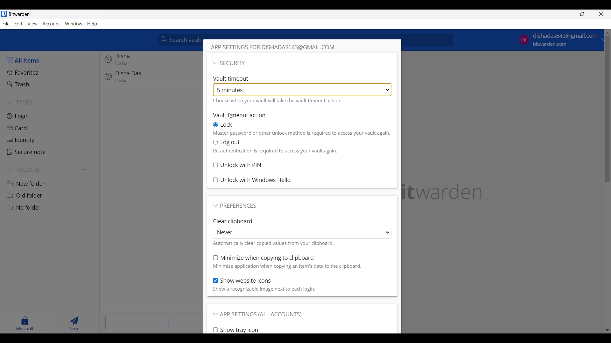  I want to click on Vault timeout action, subsection, so click(240, 115).